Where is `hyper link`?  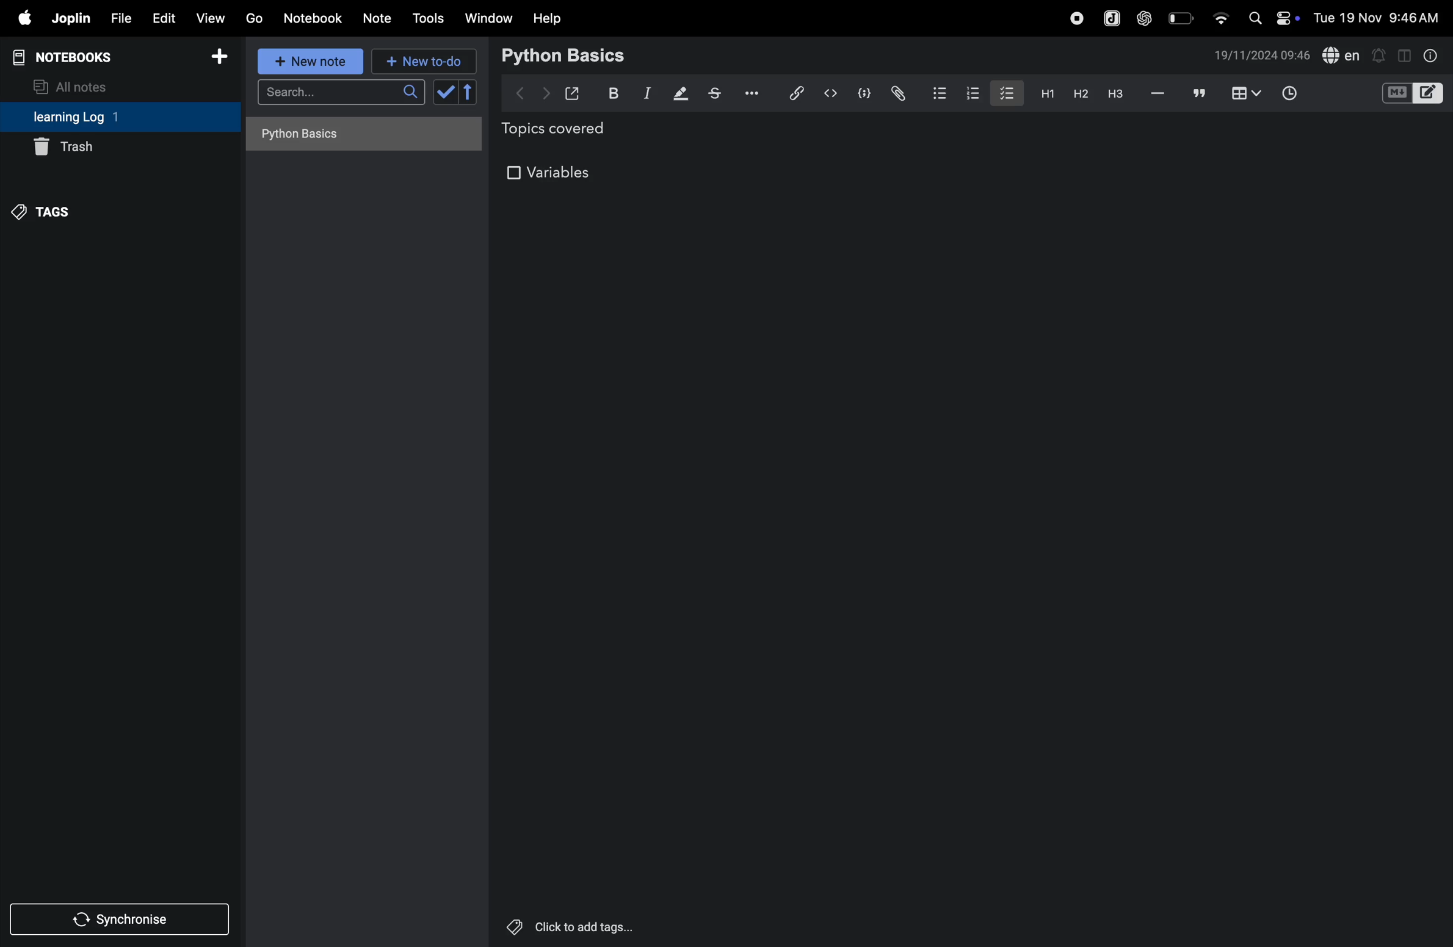 hyper link is located at coordinates (795, 93).